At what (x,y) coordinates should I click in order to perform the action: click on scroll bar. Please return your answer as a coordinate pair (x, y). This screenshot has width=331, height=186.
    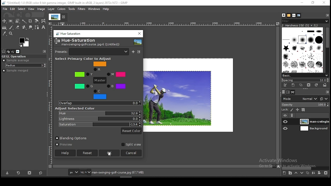
    Looking at the image, I should click on (327, 50).